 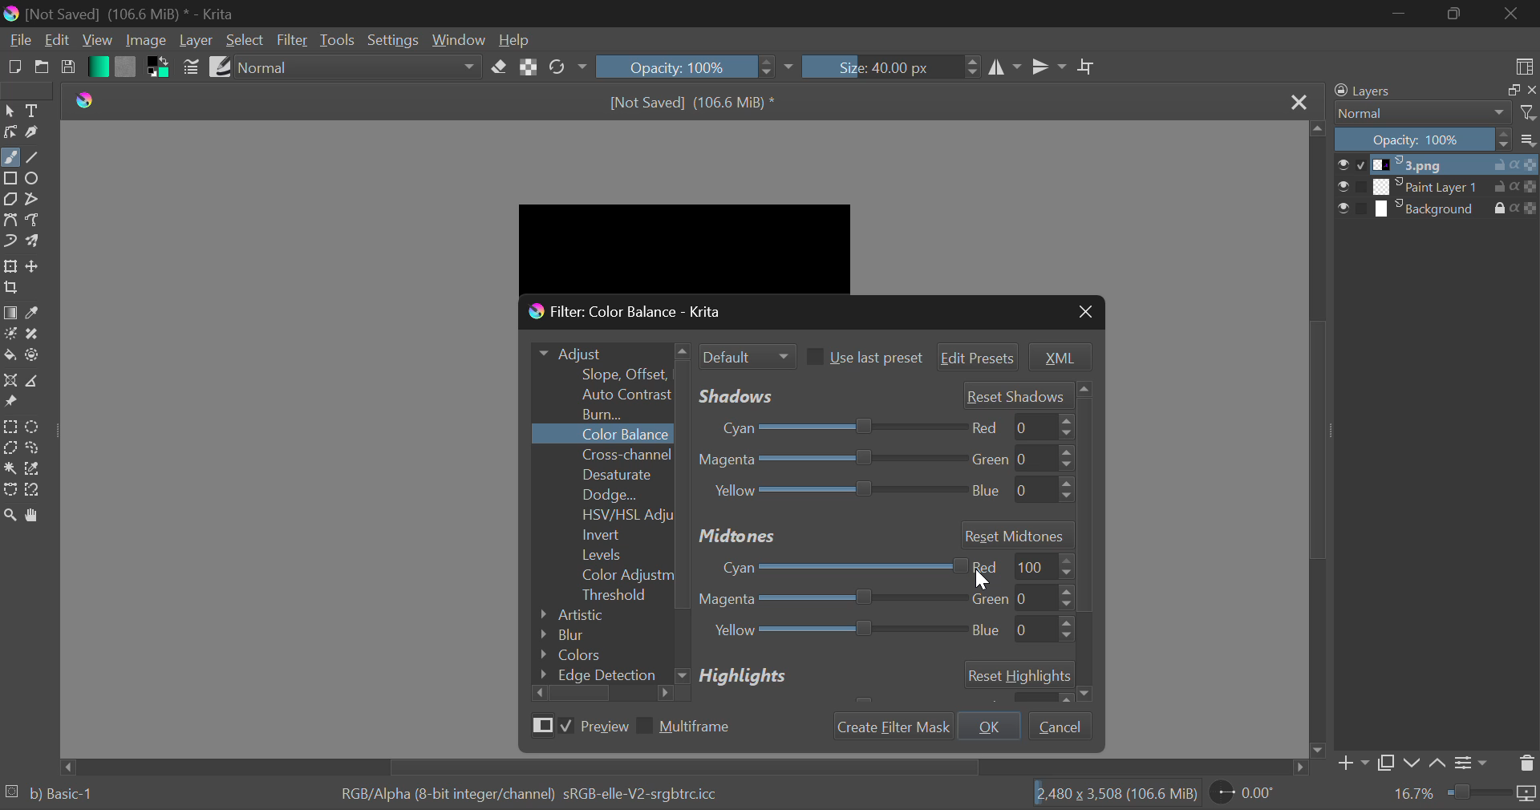 What do you see at coordinates (830, 427) in the screenshot?
I see `Cyan-Red Slider` at bounding box center [830, 427].